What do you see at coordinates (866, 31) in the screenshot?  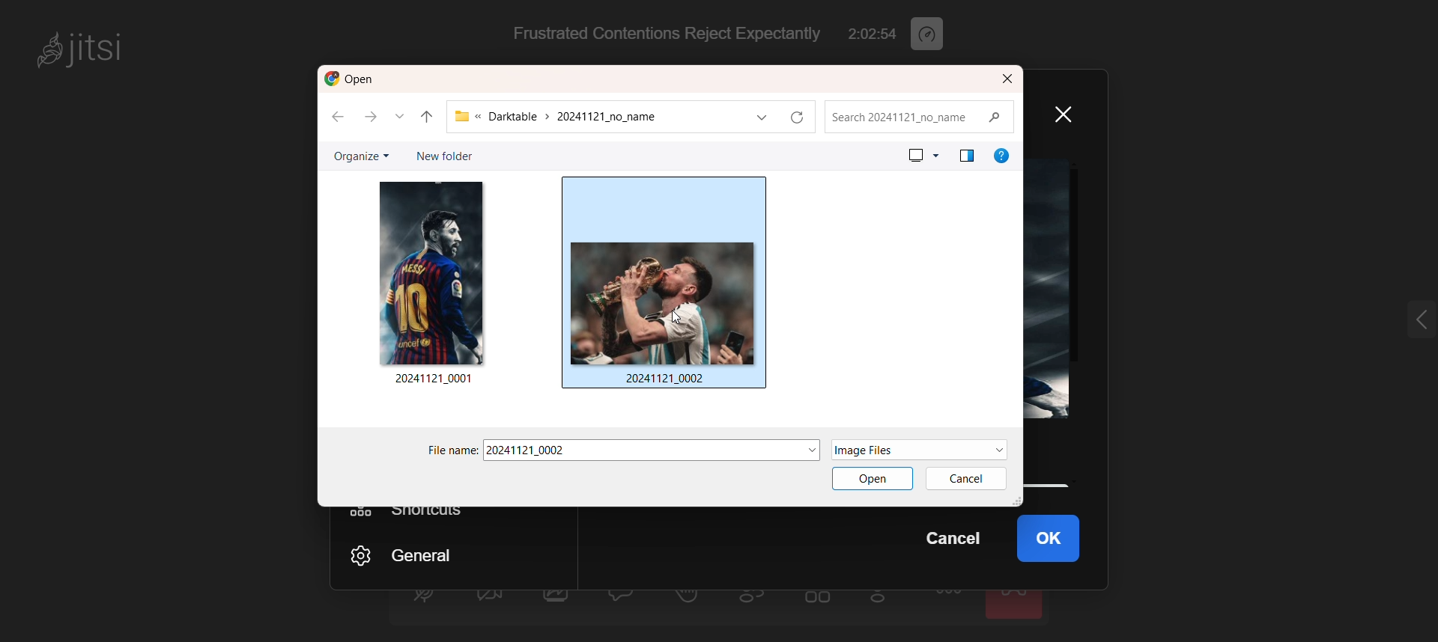 I see `2:02:54` at bounding box center [866, 31].